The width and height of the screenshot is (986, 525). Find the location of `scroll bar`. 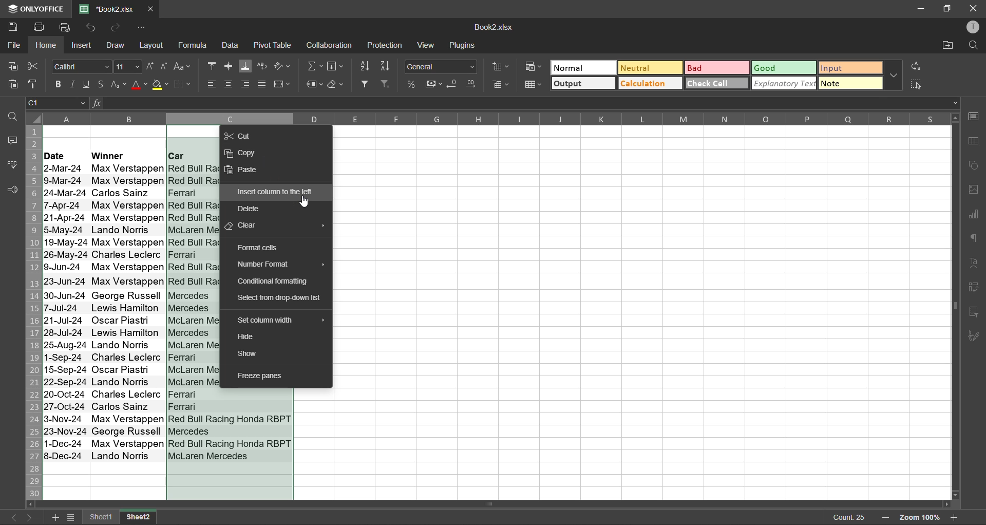

scroll bar is located at coordinates (462, 505).